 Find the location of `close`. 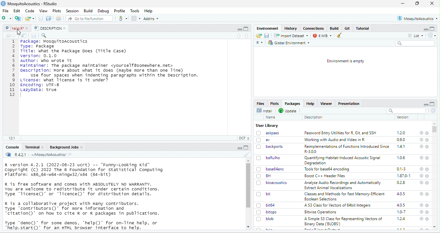

close is located at coordinates (427, 147).